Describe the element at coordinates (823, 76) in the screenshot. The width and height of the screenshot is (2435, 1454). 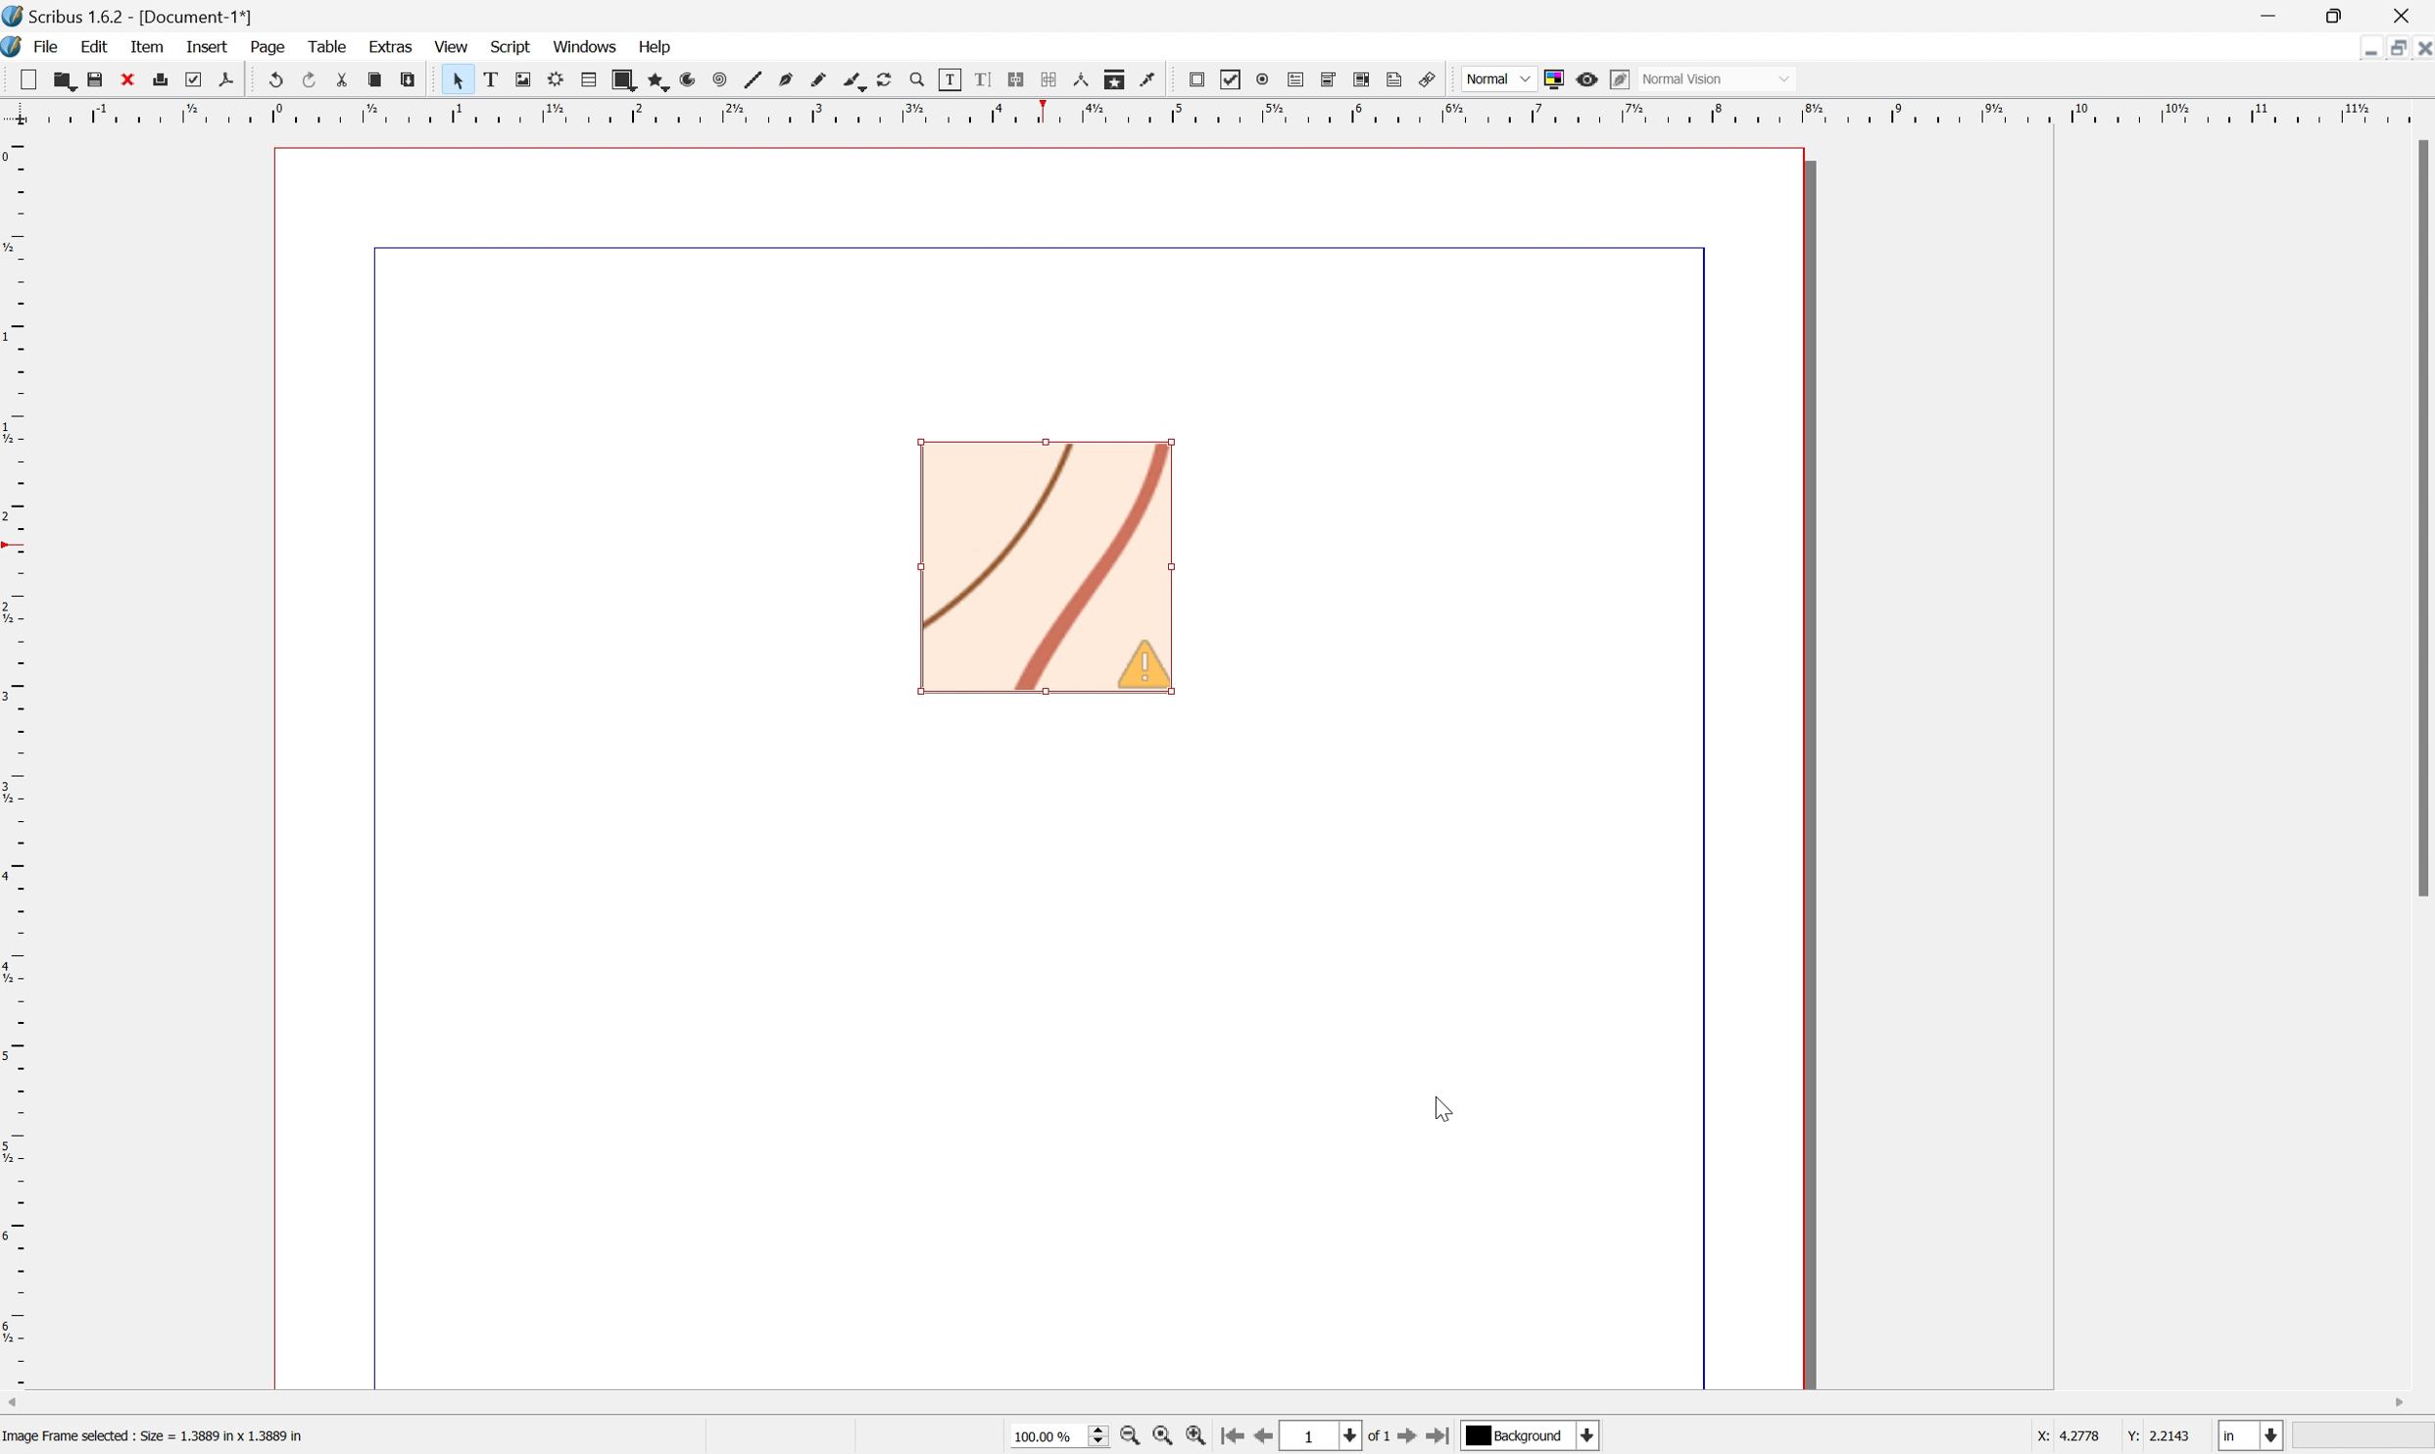
I see `Freehand line` at that location.